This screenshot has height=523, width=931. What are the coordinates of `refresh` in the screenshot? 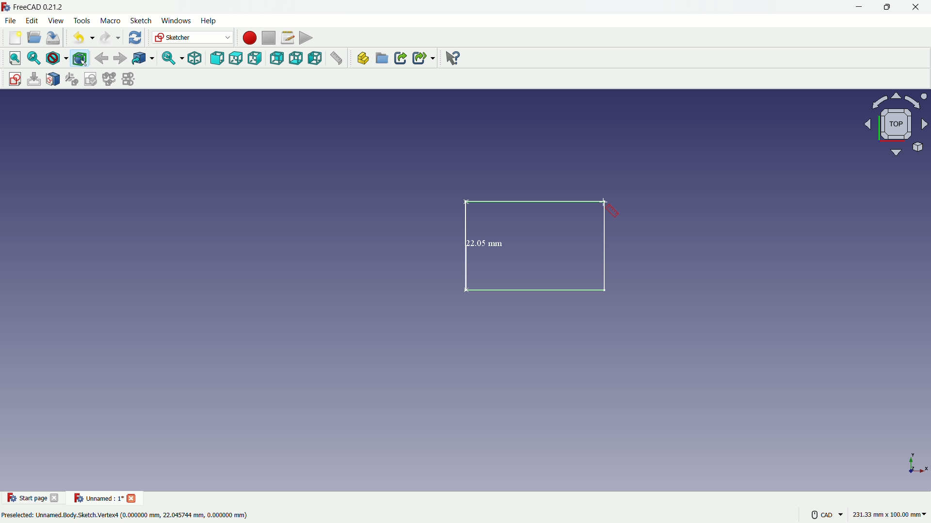 It's located at (134, 38).